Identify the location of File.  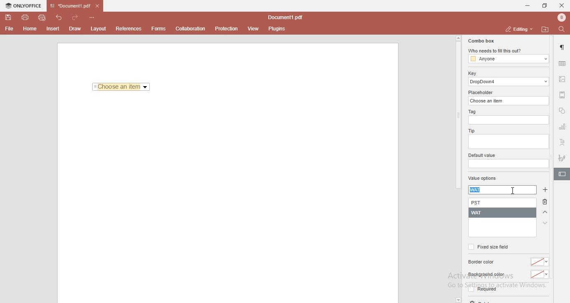
(8, 29).